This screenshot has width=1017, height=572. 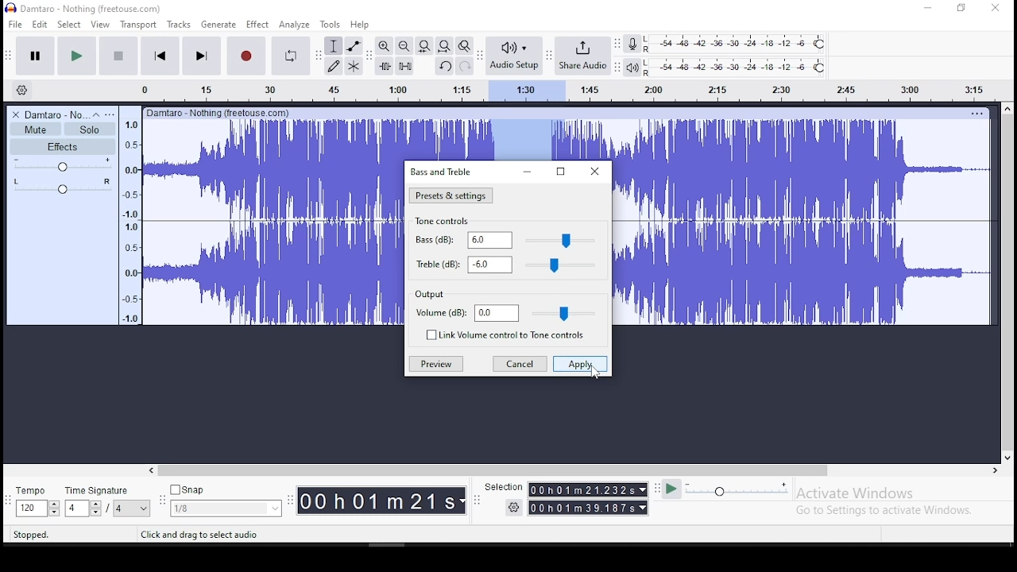 I want to click on envelope tool, so click(x=353, y=45).